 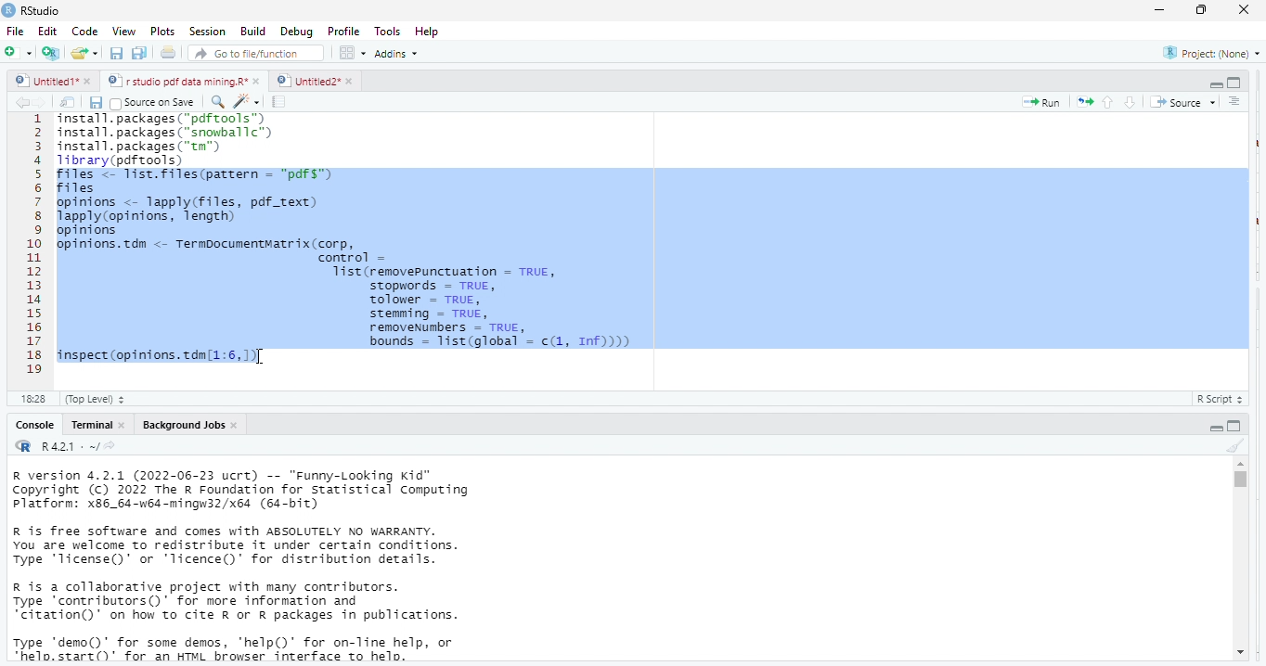 I want to click on go to next section/chunk, so click(x=1131, y=102).